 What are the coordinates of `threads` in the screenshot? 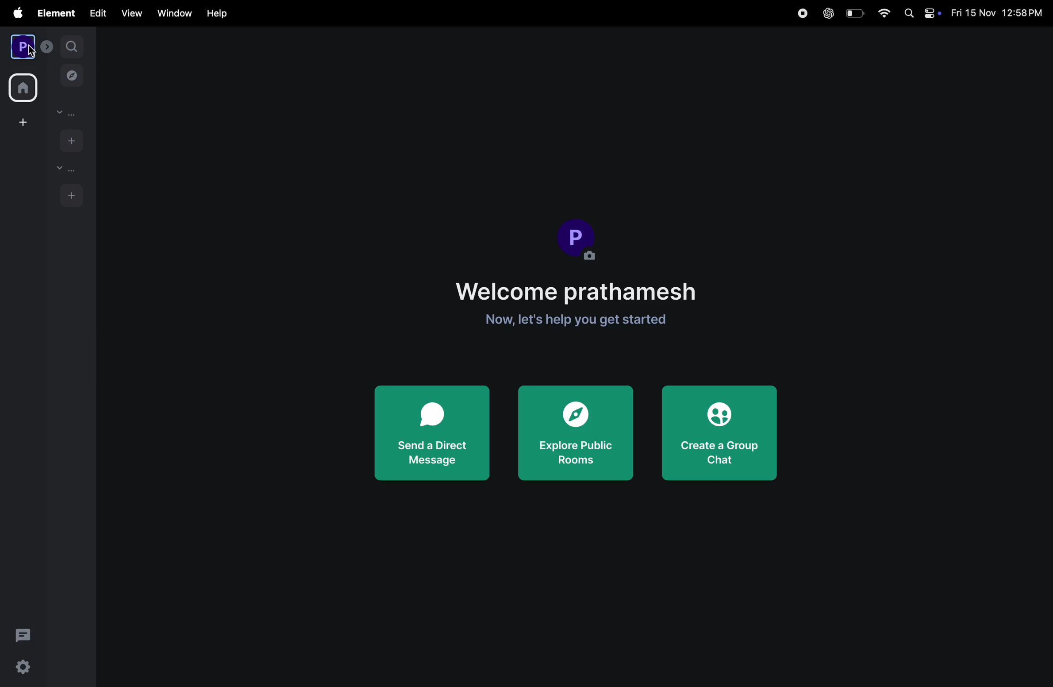 It's located at (23, 634).